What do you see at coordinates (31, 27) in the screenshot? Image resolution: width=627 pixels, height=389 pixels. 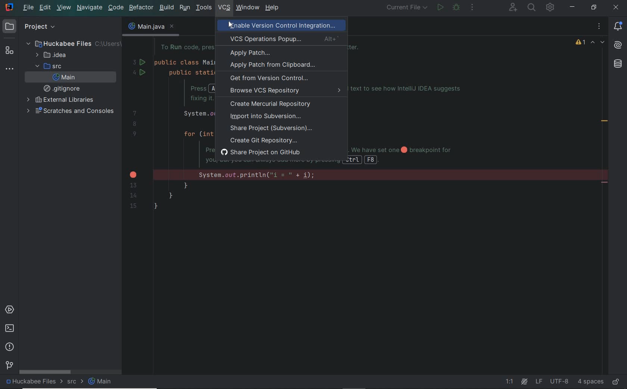 I see `project` at bounding box center [31, 27].